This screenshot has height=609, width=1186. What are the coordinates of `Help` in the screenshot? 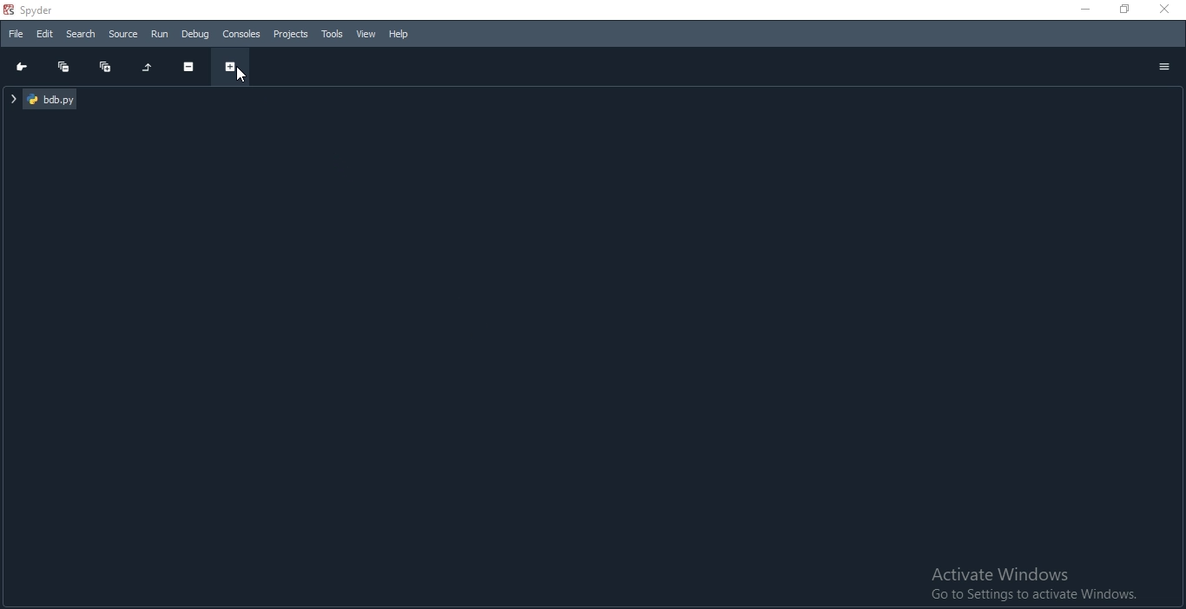 It's located at (399, 34).